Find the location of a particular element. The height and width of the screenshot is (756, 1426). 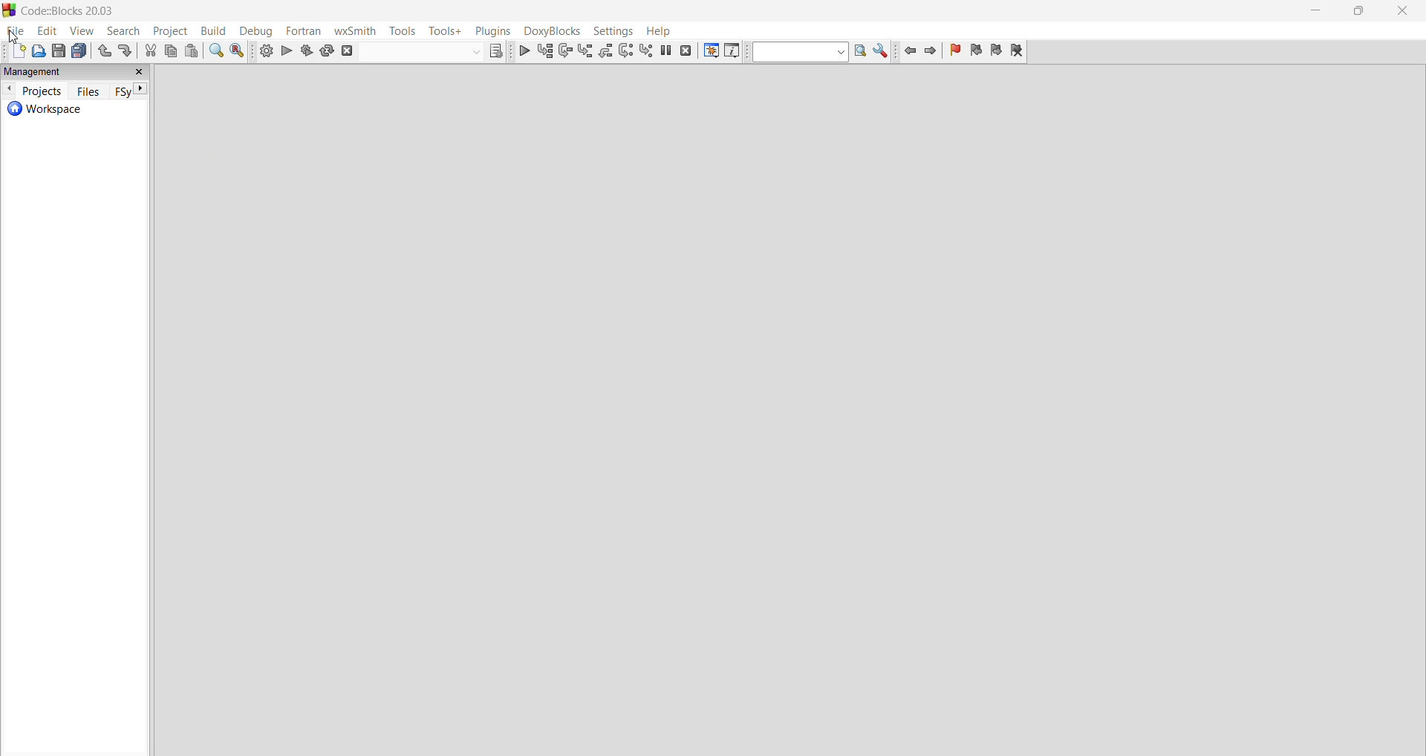

edit is located at coordinates (49, 31).